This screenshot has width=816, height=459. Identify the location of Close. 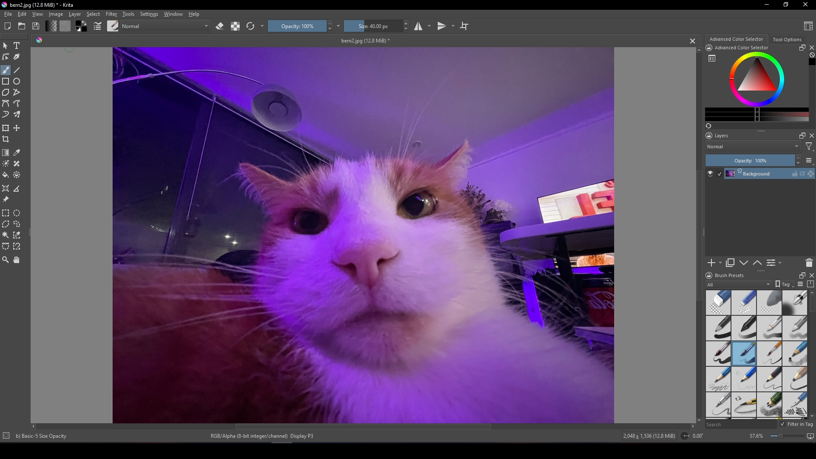
(806, 5).